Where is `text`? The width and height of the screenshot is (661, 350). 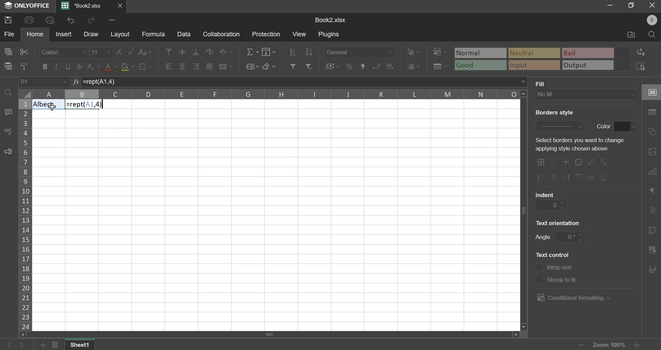 text is located at coordinates (562, 279).